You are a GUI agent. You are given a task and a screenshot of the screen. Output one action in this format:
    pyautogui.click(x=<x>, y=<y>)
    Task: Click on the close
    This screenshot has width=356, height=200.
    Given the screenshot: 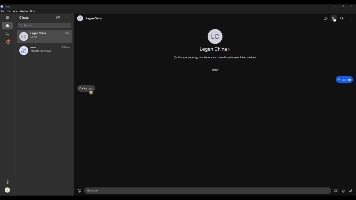 What is the action you would take?
    pyautogui.click(x=352, y=7)
    